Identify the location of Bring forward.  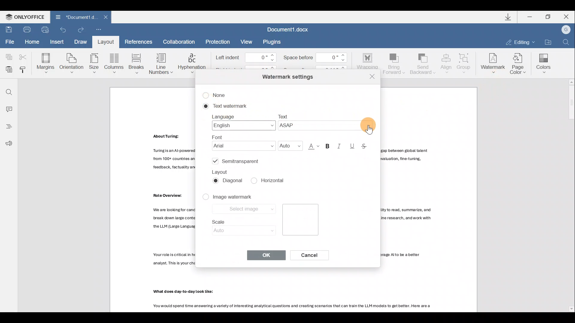
(395, 65).